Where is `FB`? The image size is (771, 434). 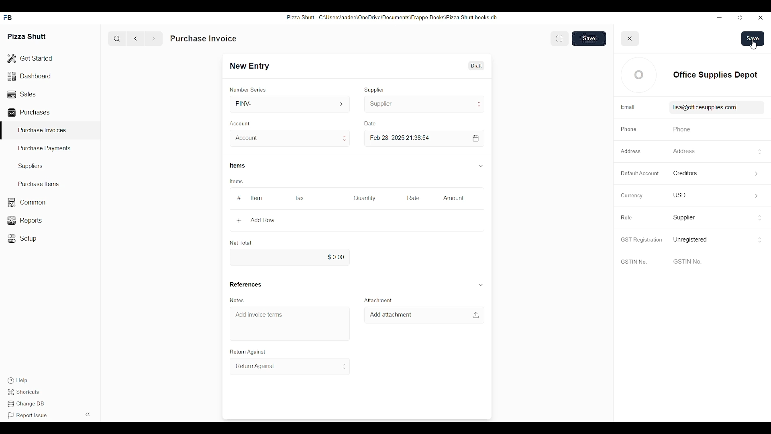
FB is located at coordinates (9, 18).